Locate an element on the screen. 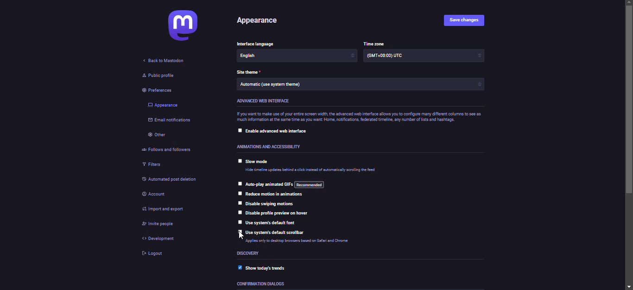  follows and followers is located at coordinates (172, 150).